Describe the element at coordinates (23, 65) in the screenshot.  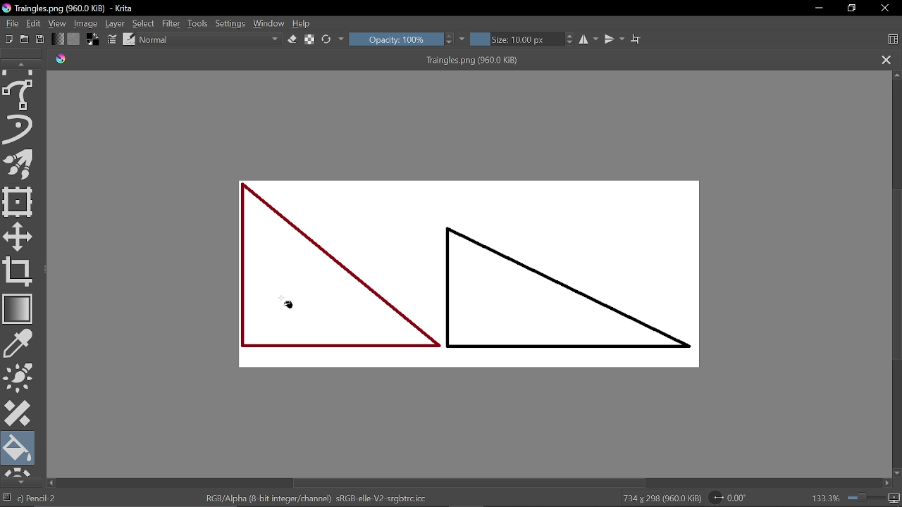
I see `Move up in tools` at that location.